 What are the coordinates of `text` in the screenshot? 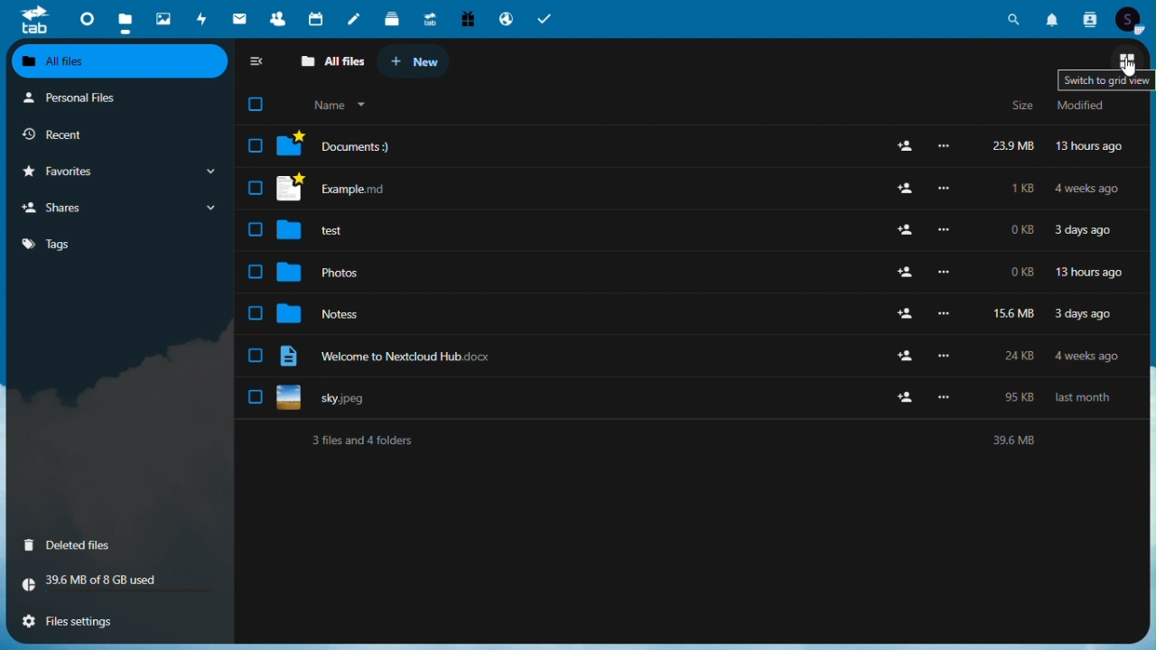 It's located at (703, 441).